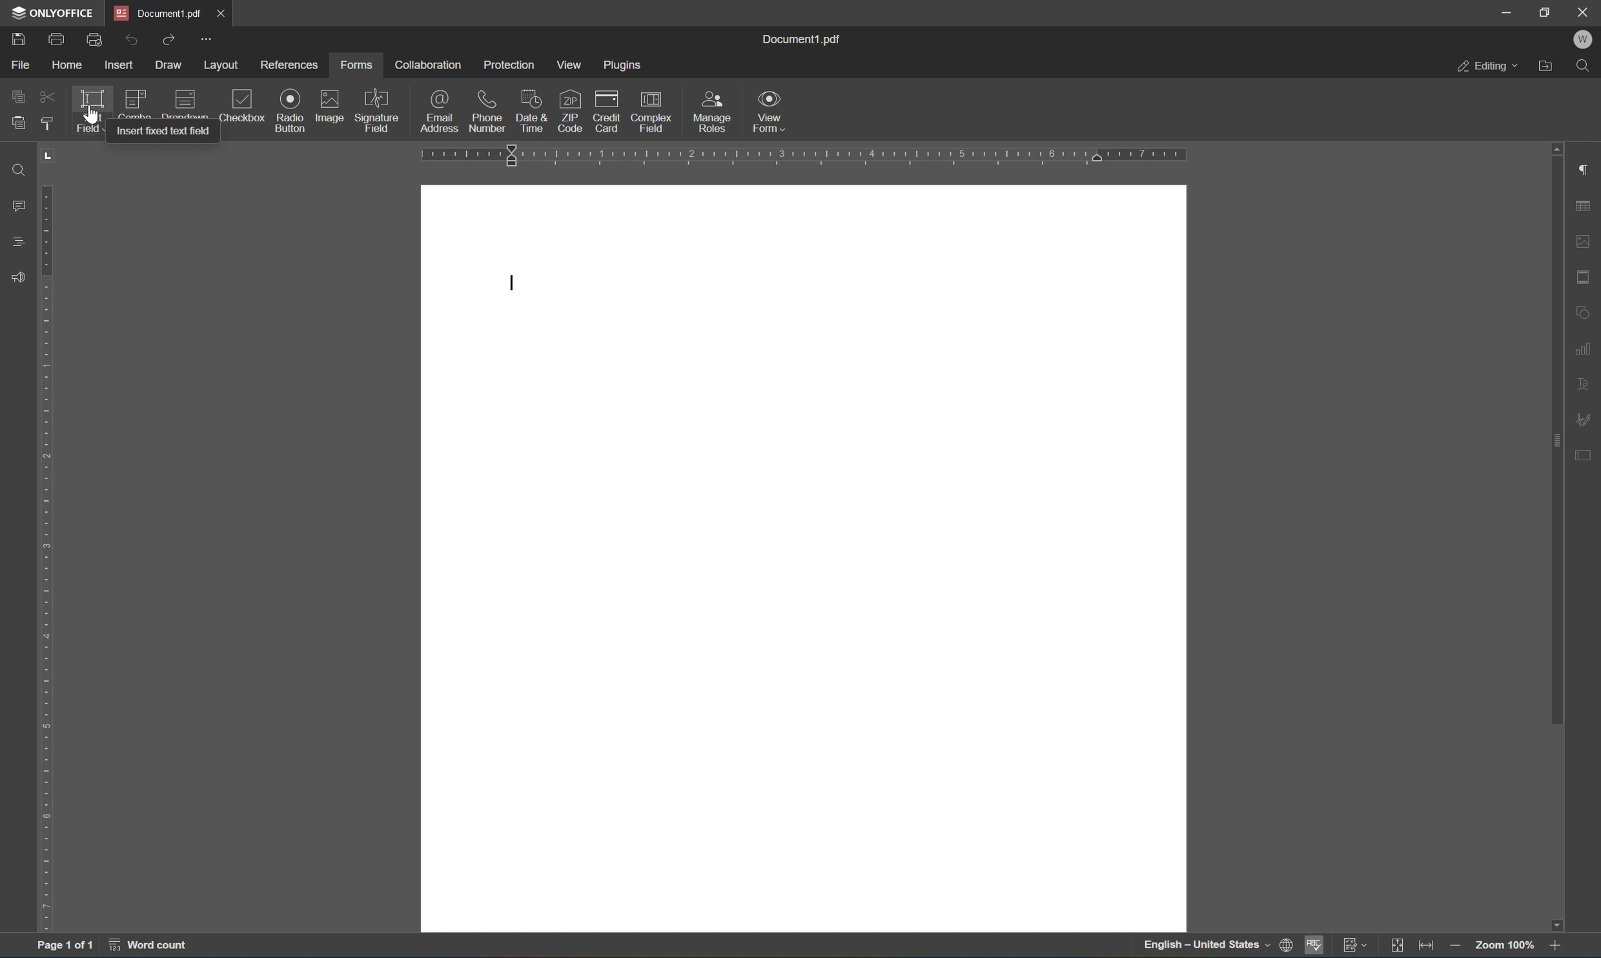 This screenshot has width=1601, height=958. I want to click on zoom out, so click(1558, 946).